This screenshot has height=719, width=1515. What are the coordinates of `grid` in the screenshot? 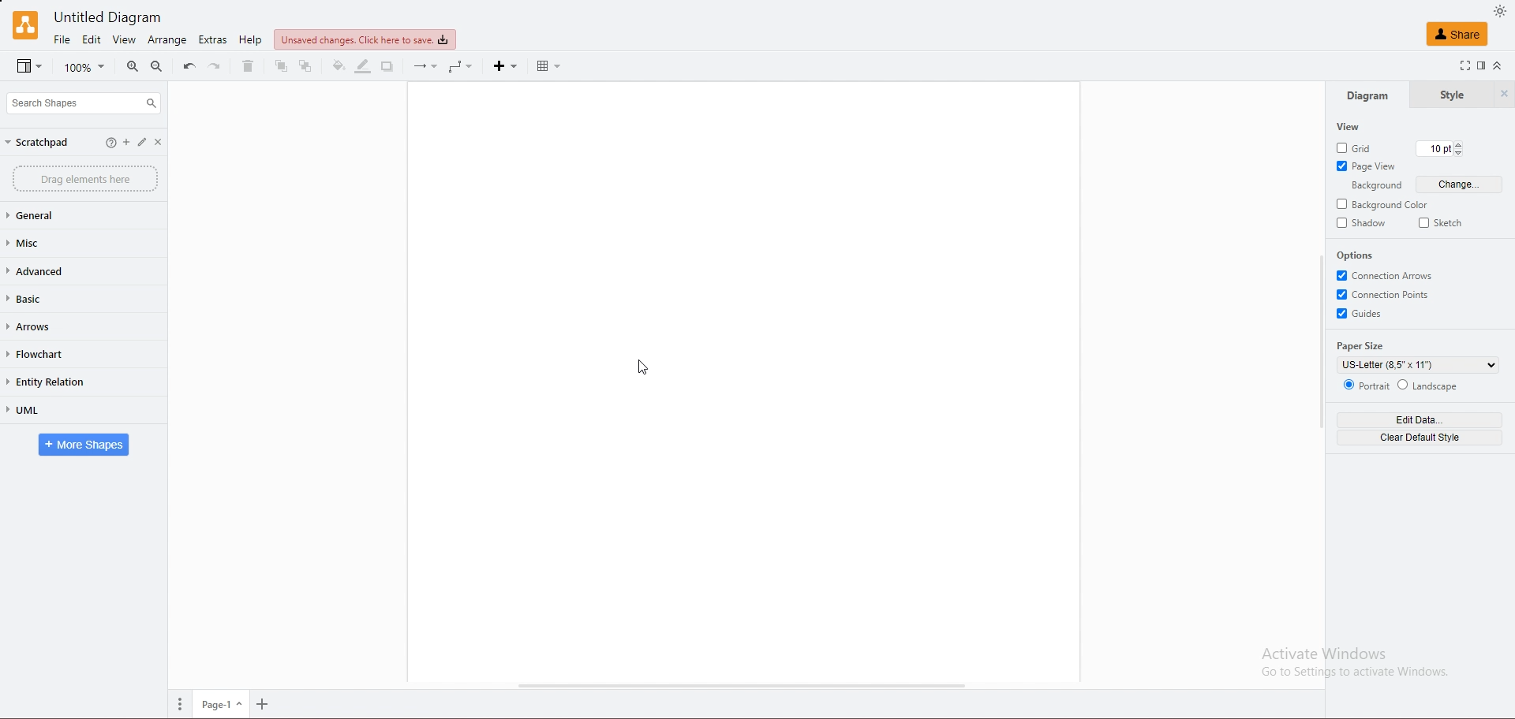 It's located at (1360, 147).